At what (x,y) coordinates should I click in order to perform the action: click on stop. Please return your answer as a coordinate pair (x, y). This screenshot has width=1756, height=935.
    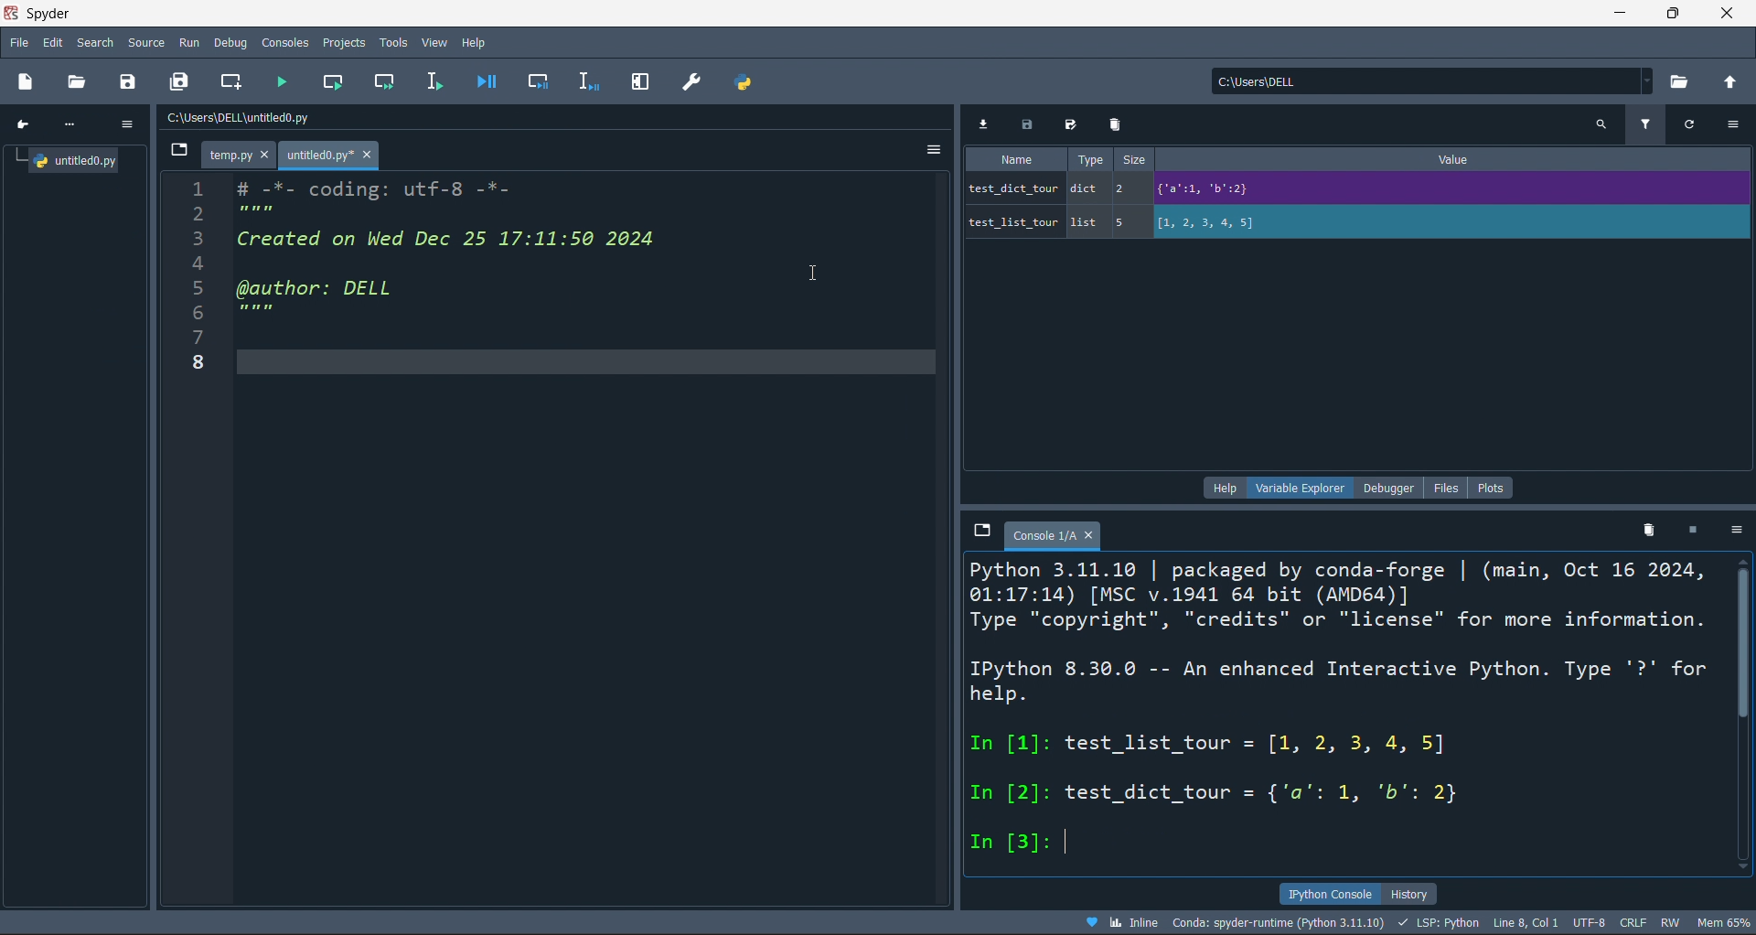
    Looking at the image, I should click on (1700, 530).